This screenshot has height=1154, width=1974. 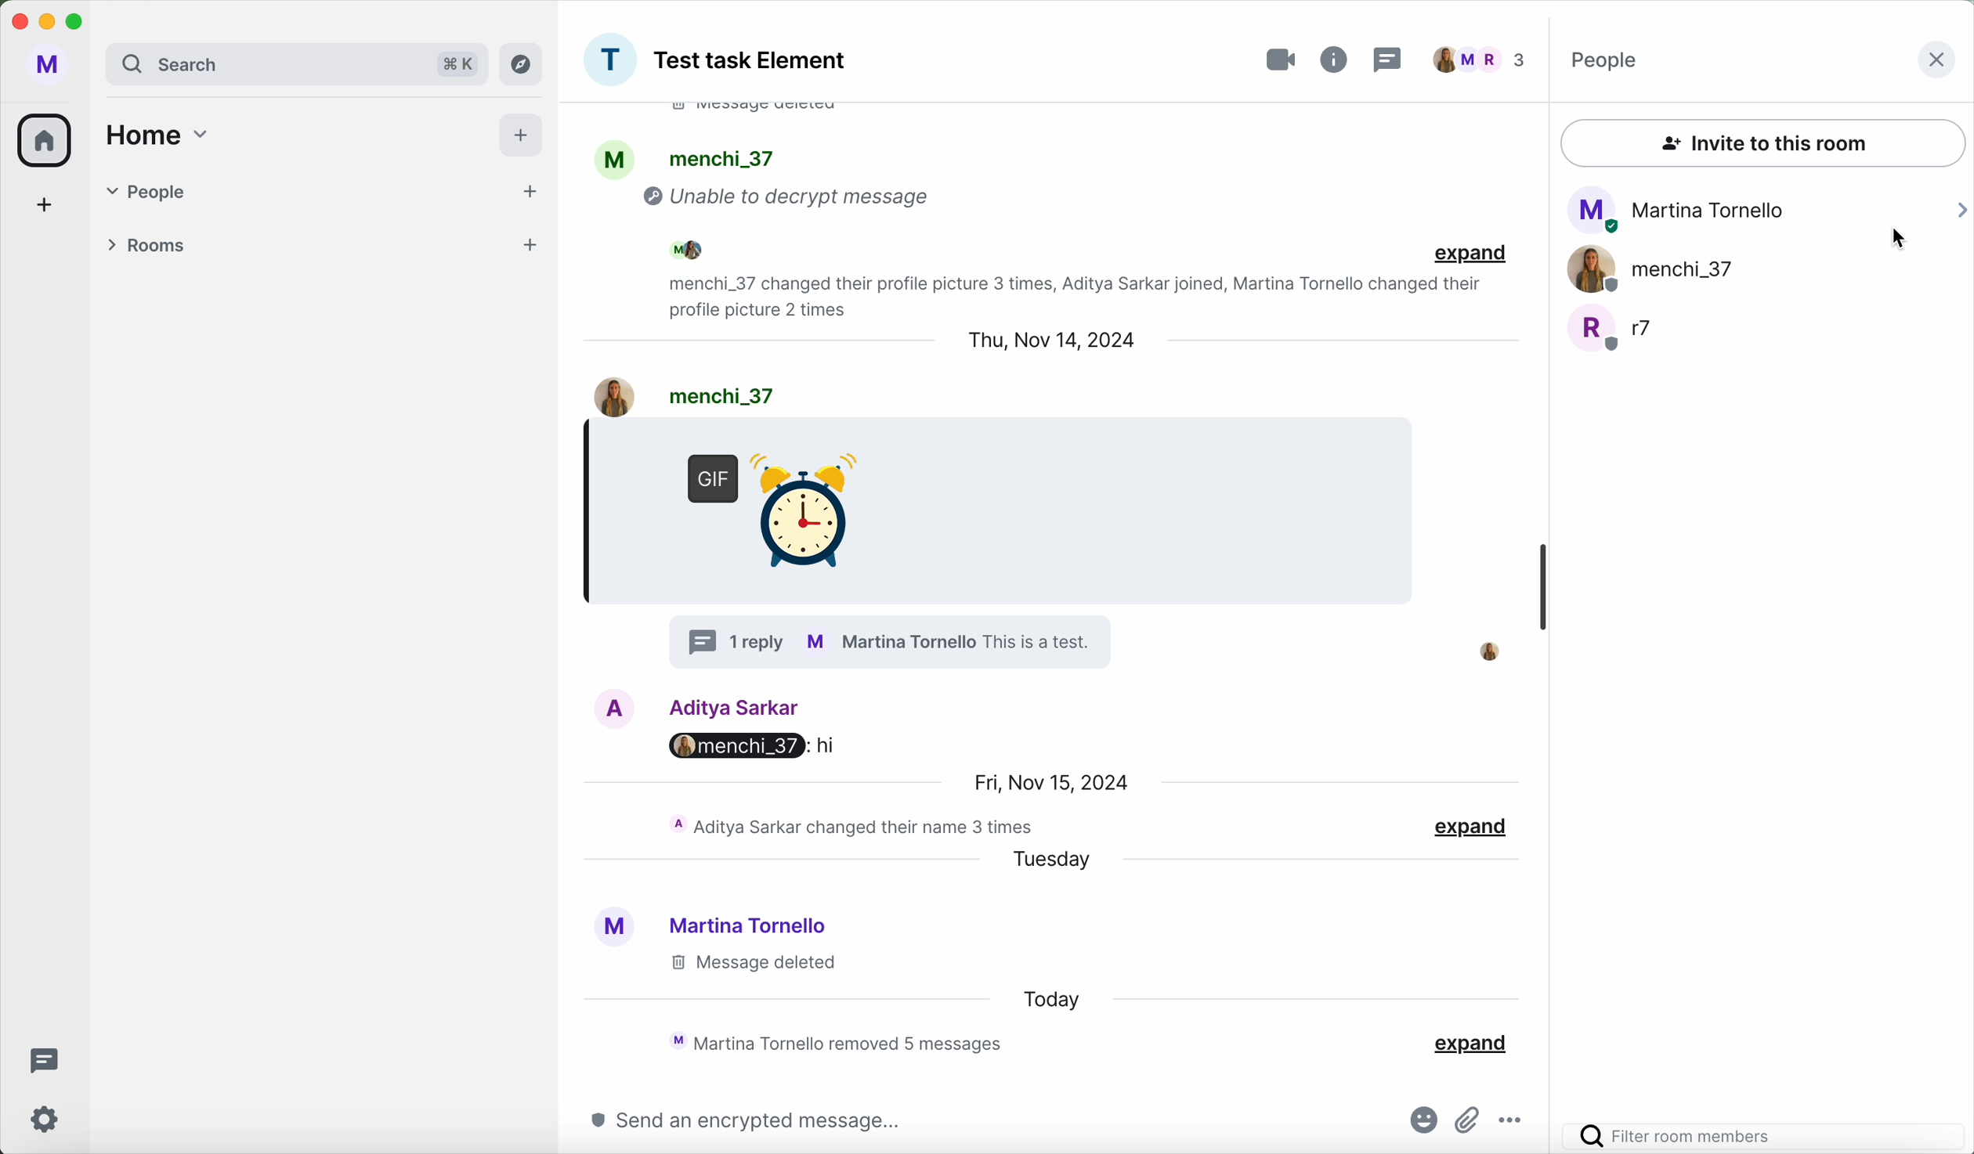 What do you see at coordinates (18, 21) in the screenshot?
I see `close program` at bounding box center [18, 21].